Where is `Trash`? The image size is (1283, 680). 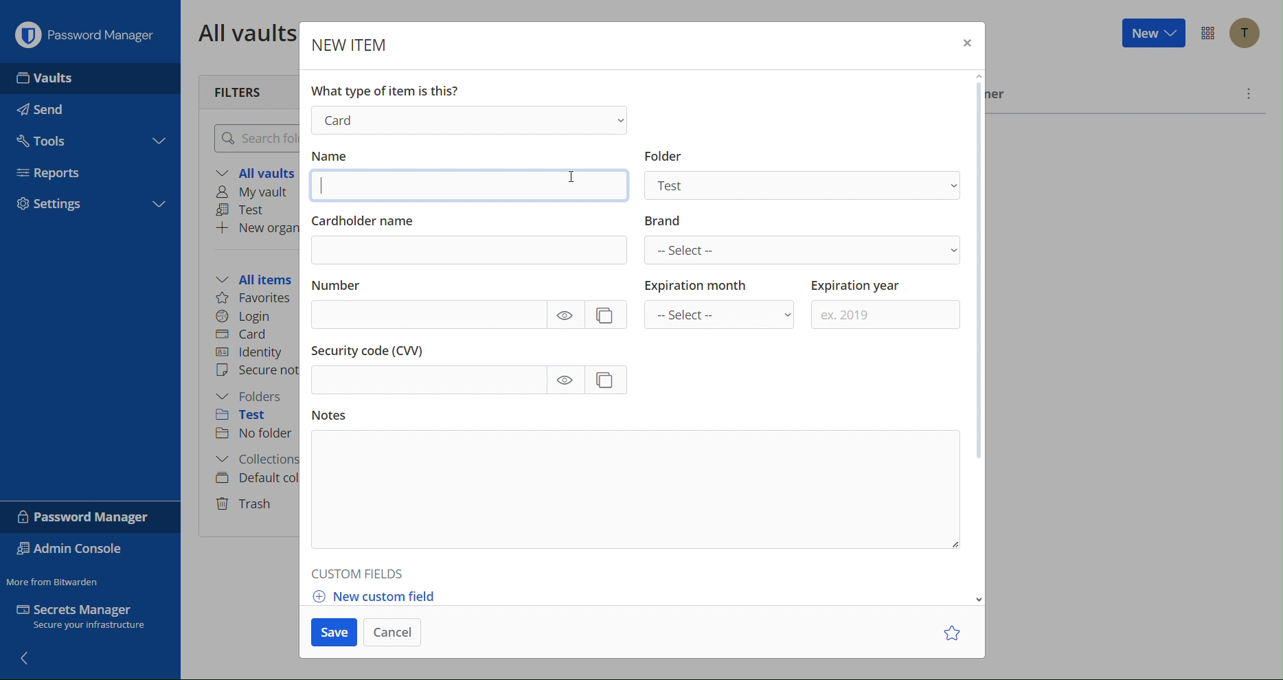
Trash is located at coordinates (247, 505).